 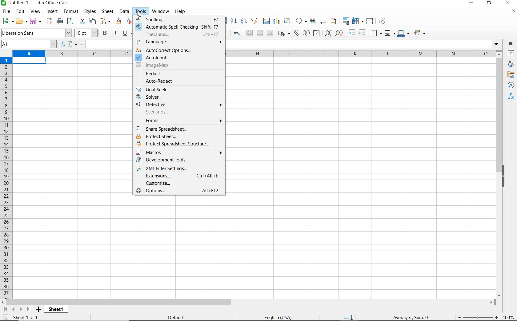 I want to click on data, so click(x=124, y=11).